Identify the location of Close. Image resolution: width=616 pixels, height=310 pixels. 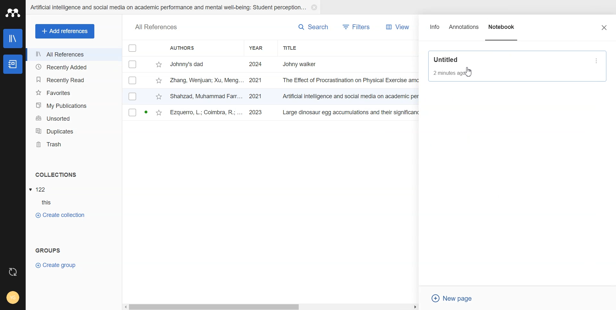
(314, 7).